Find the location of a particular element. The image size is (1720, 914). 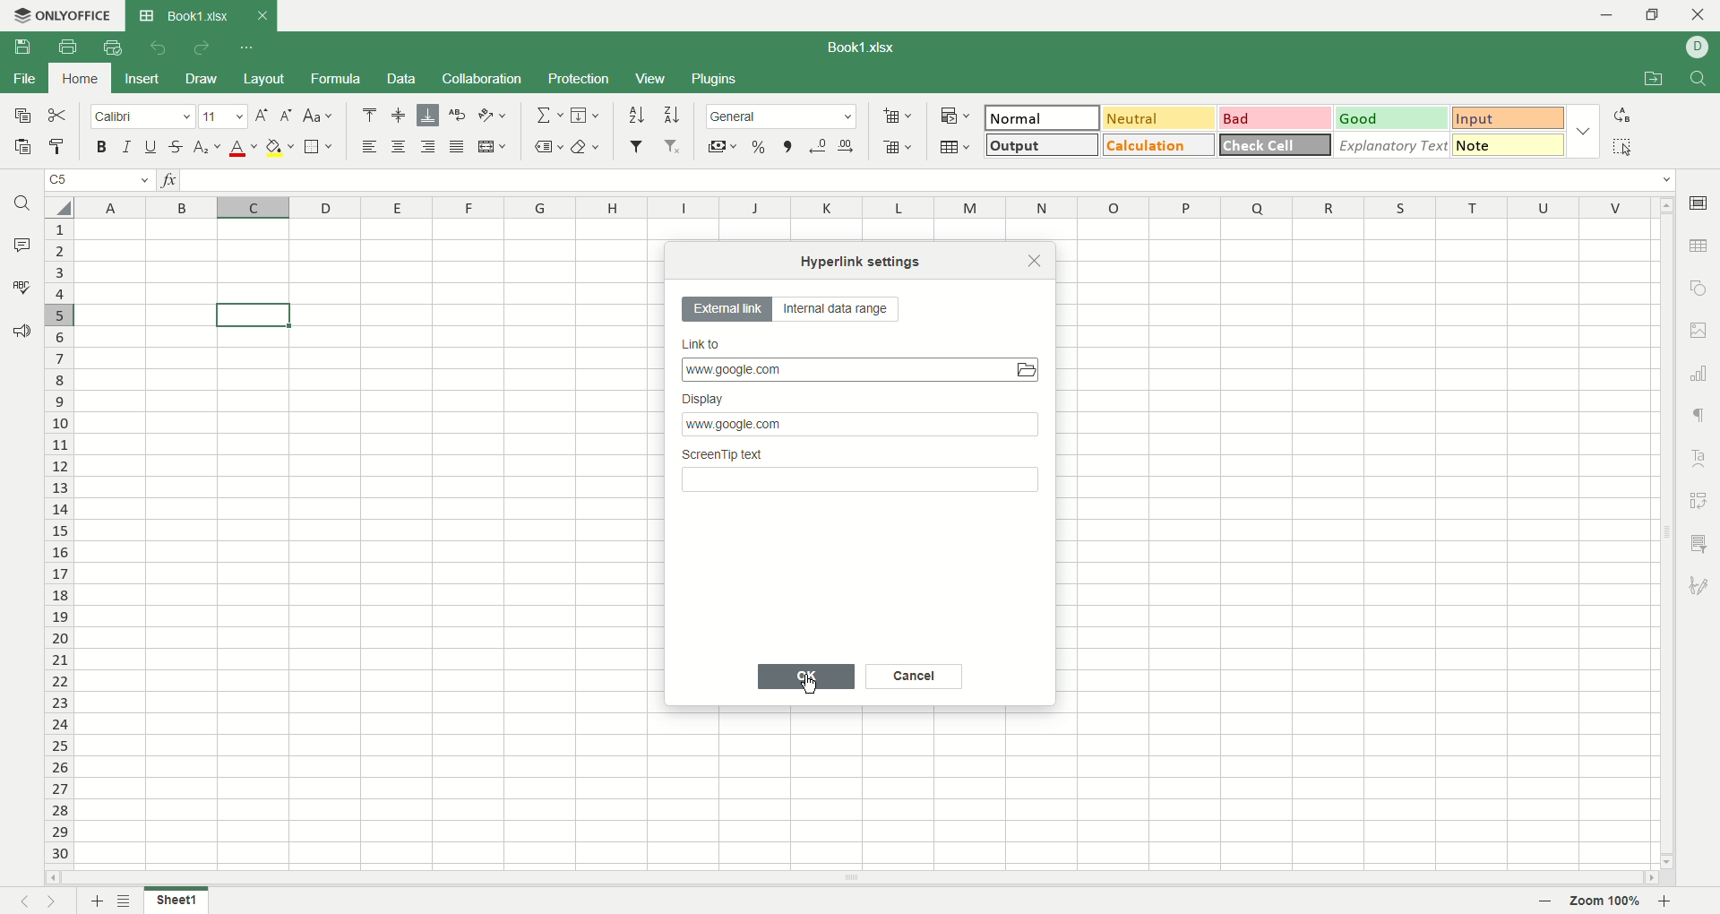

open file location is located at coordinates (1649, 81).